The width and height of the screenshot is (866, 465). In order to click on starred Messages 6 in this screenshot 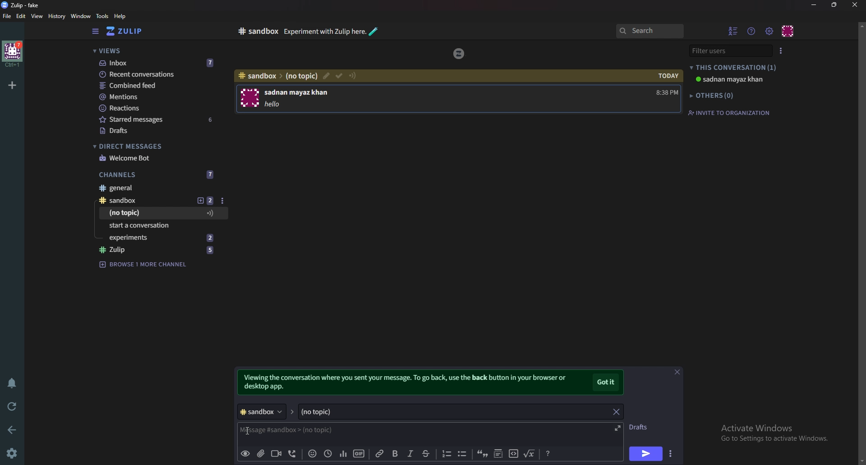, I will do `click(157, 119)`.